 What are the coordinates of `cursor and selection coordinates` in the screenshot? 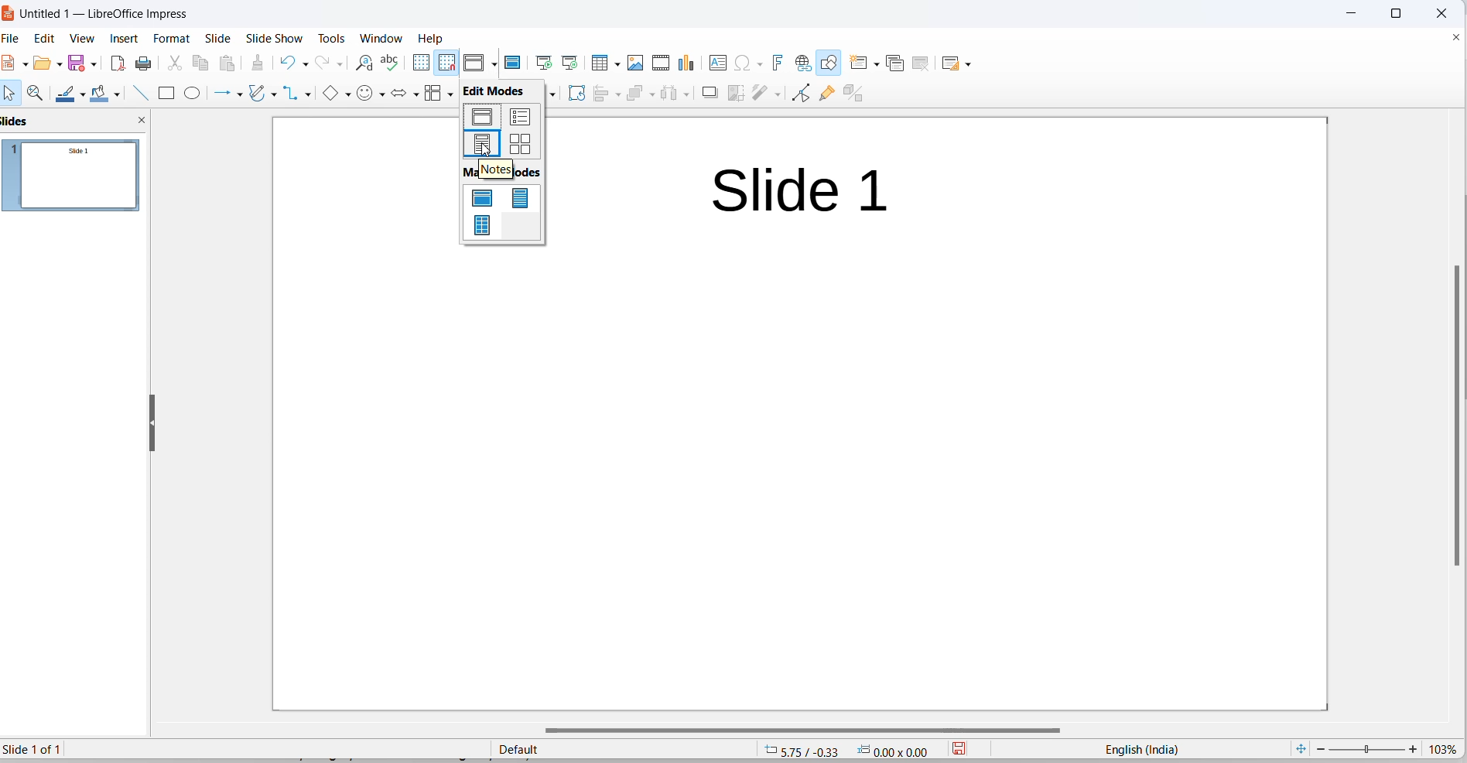 It's located at (851, 749).